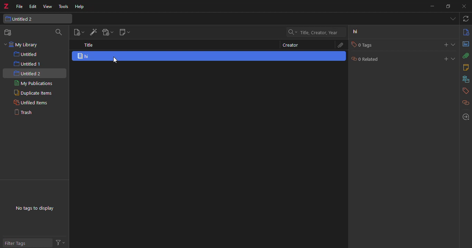  I want to click on 0 tags, so click(363, 45).